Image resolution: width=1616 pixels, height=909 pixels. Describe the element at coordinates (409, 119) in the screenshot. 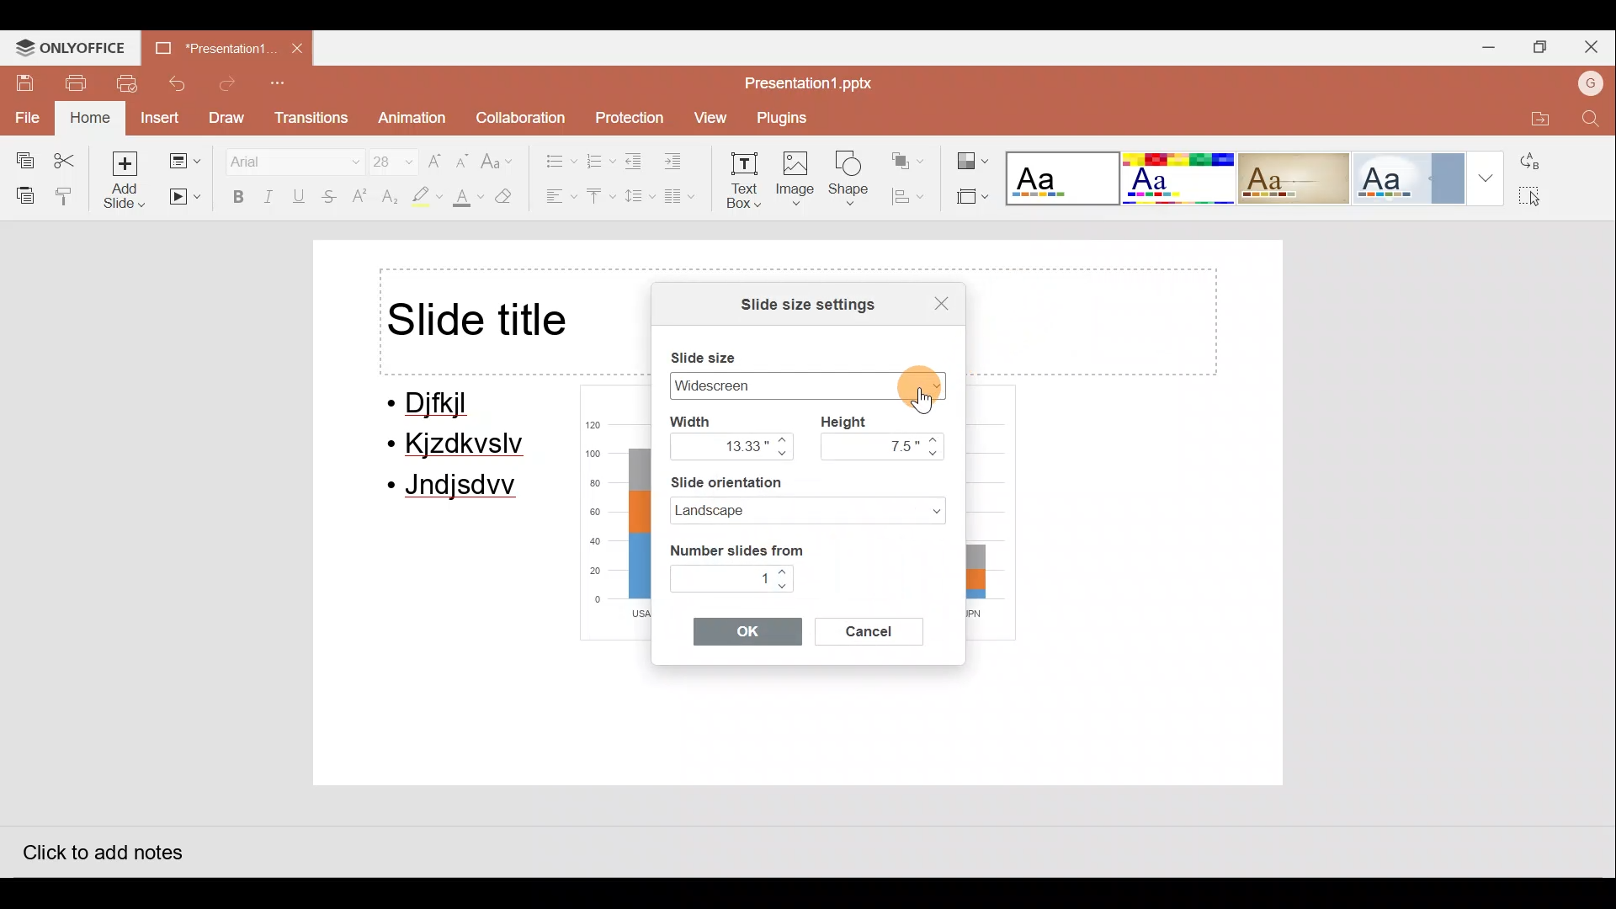

I see `Animation` at that location.